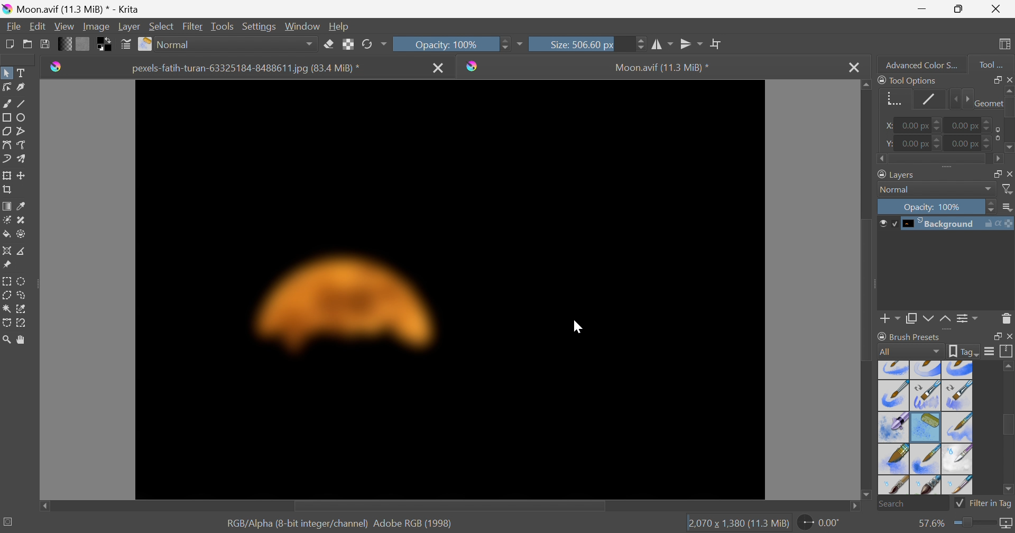 The height and width of the screenshot is (533, 1015). What do you see at coordinates (662, 44) in the screenshot?
I see `Horizontal mirror tool` at bounding box center [662, 44].